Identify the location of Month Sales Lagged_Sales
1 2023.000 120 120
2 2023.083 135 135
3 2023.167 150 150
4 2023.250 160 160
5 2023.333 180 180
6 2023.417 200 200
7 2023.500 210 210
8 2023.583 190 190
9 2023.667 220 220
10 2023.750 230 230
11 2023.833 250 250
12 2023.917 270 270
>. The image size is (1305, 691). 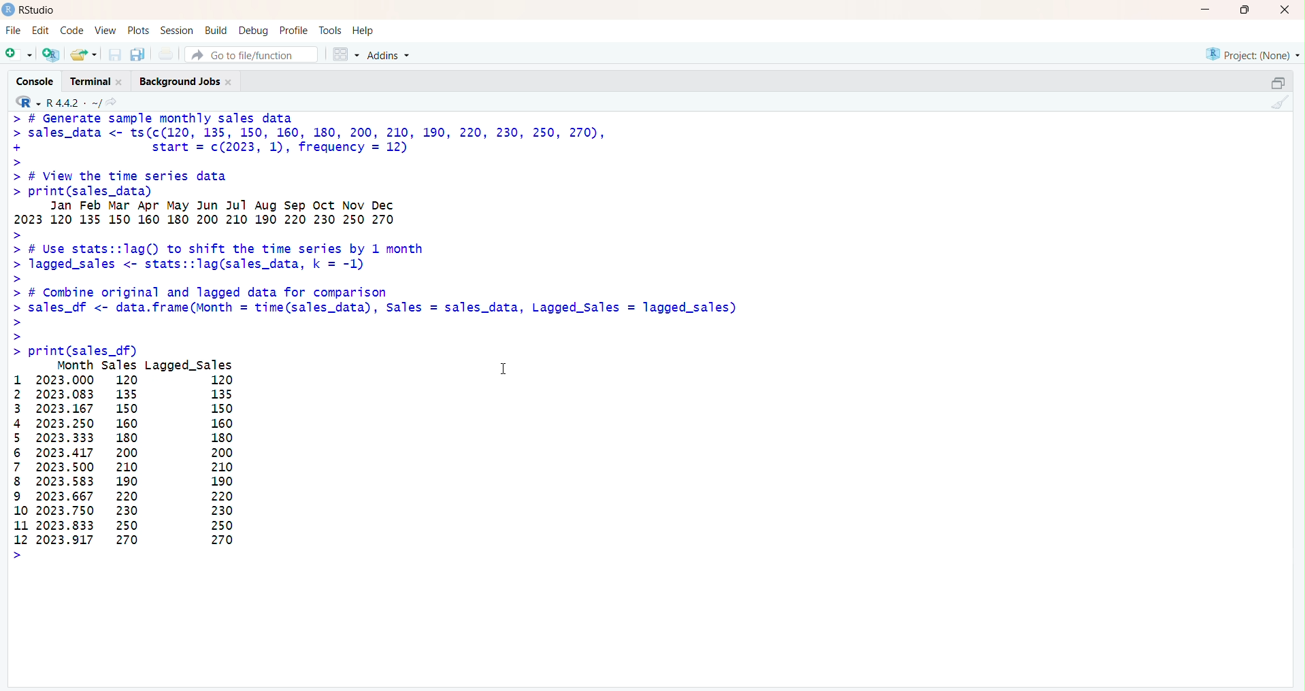
(147, 462).